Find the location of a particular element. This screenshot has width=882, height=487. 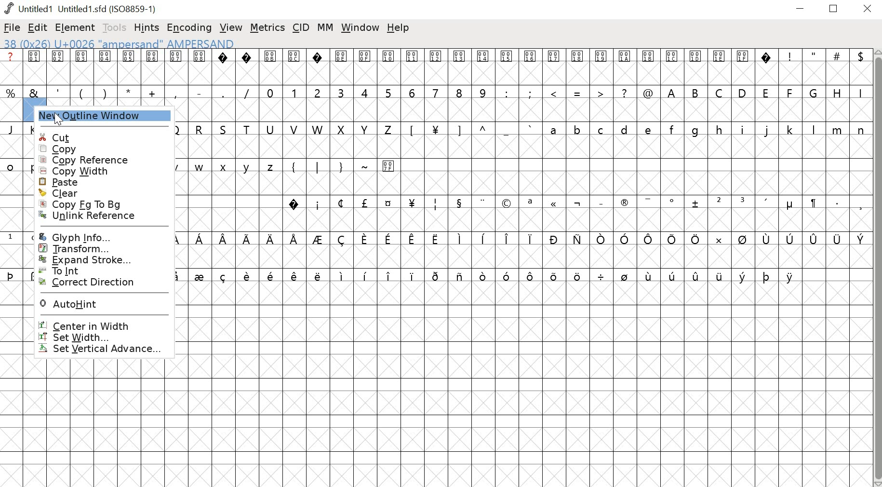

symbol is located at coordinates (248, 238).